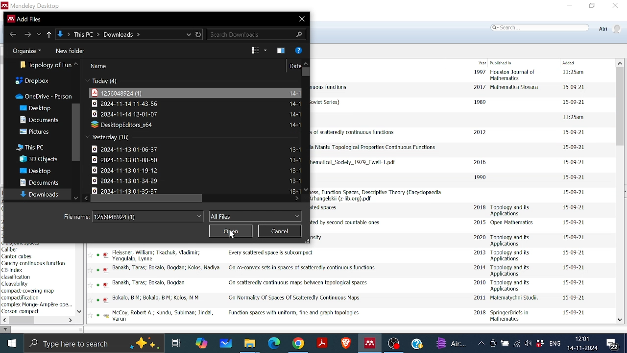 Image resolution: width=627 pixels, height=353 pixels. I want to click on Move right in all files, so click(297, 199).